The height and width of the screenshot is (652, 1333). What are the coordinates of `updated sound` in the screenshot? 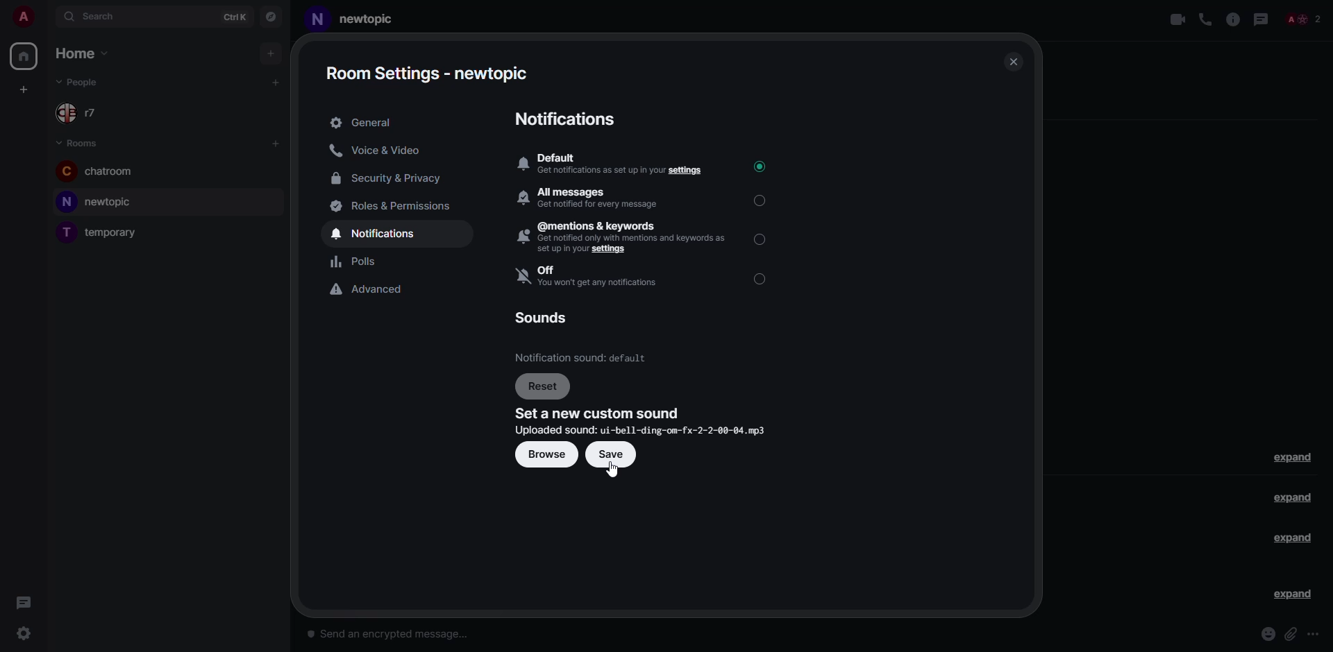 It's located at (647, 429).